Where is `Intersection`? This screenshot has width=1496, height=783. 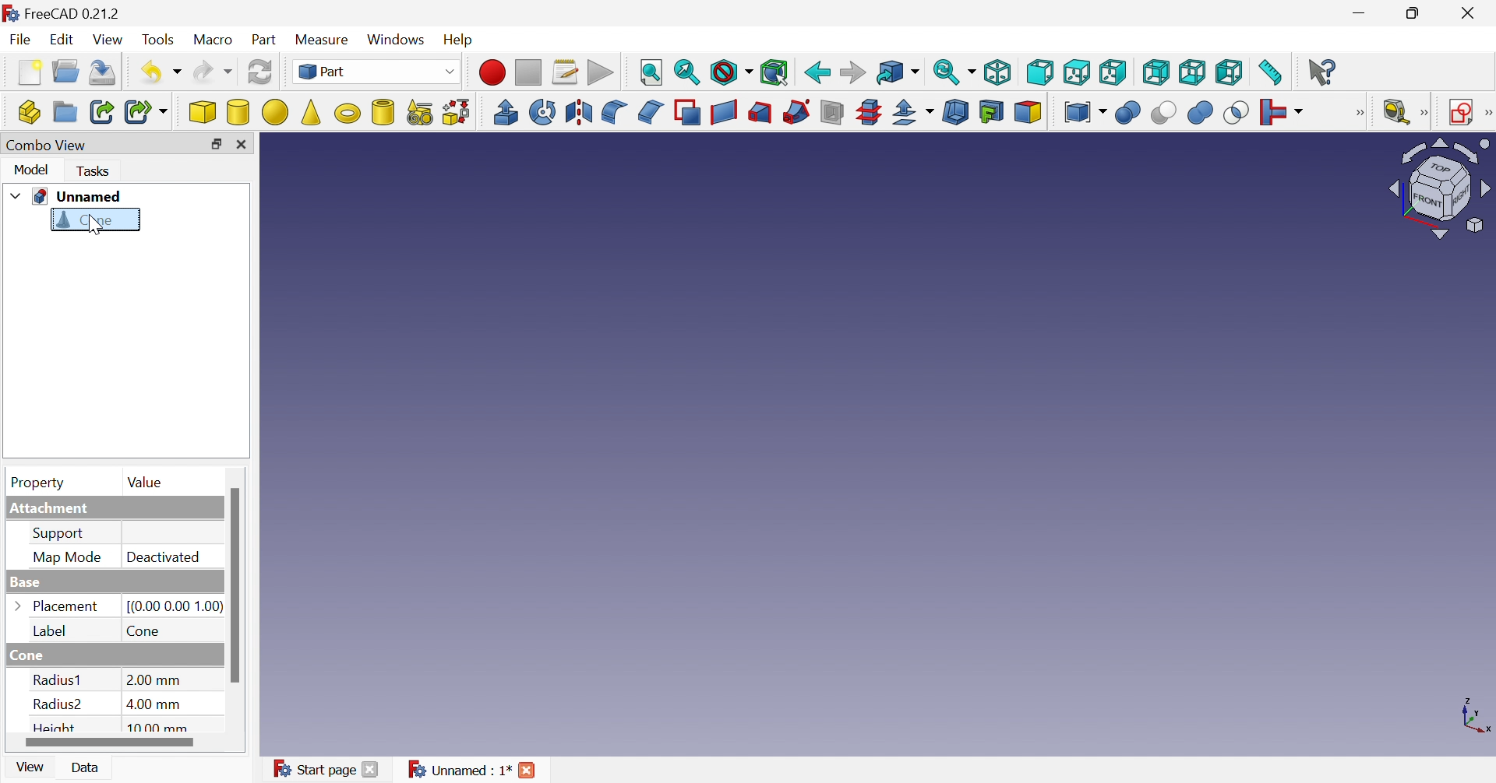 Intersection is located at coordinates (1233, 114).